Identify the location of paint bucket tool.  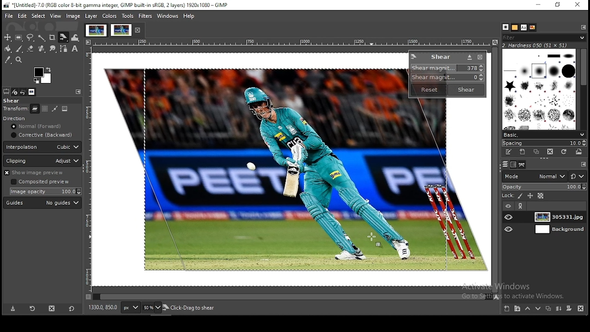
(9, 49).